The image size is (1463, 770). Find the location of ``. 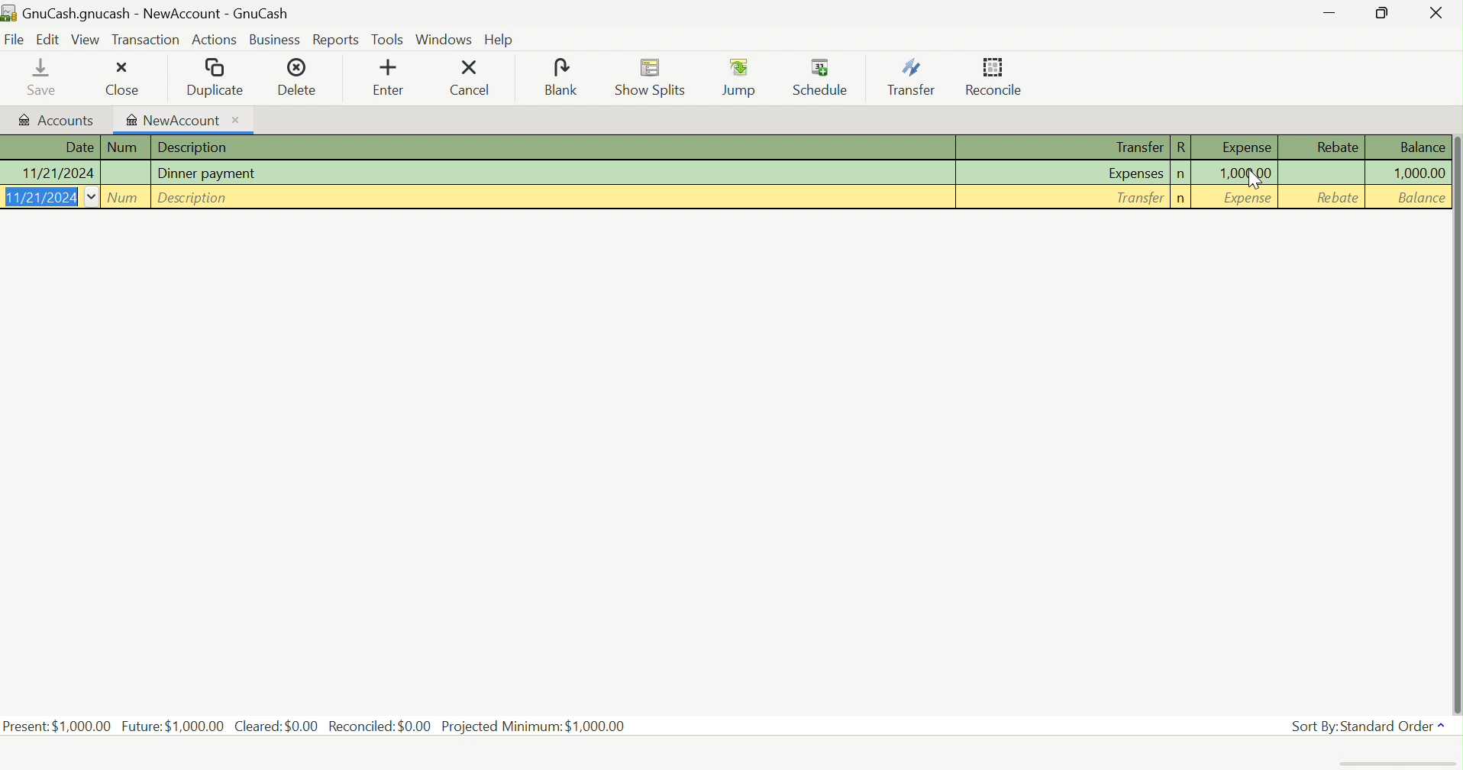

 is located at coordinates (80, 145).